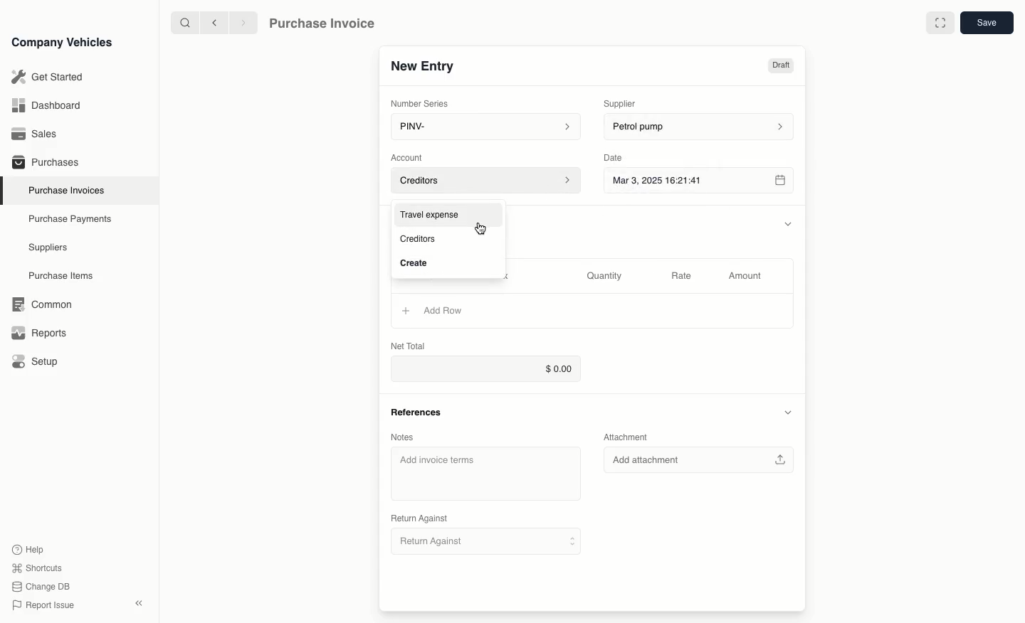  Describe the element at coordinates (433, 311) in the screenshot. I see `Add Row` at that location.